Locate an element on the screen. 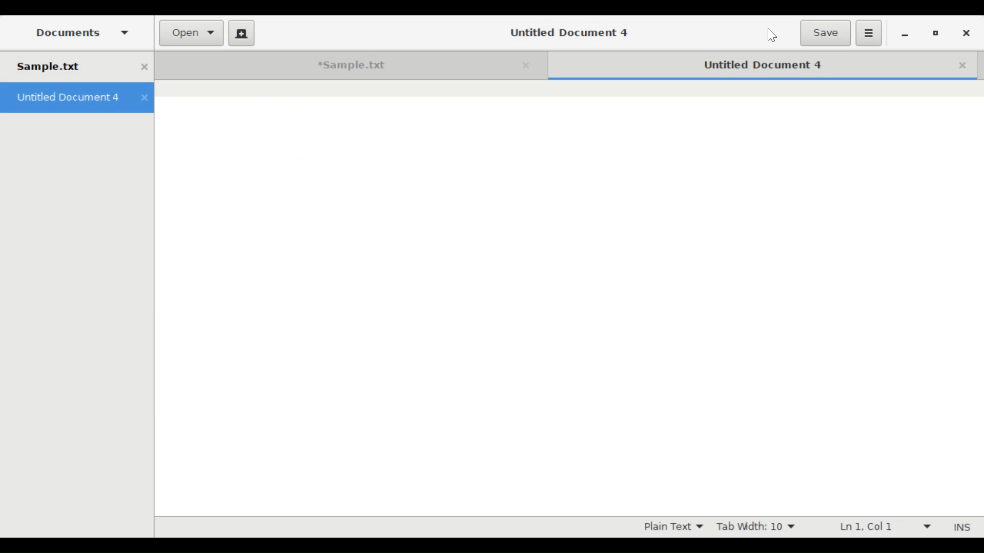  Close is located at coordinates (968, 34).